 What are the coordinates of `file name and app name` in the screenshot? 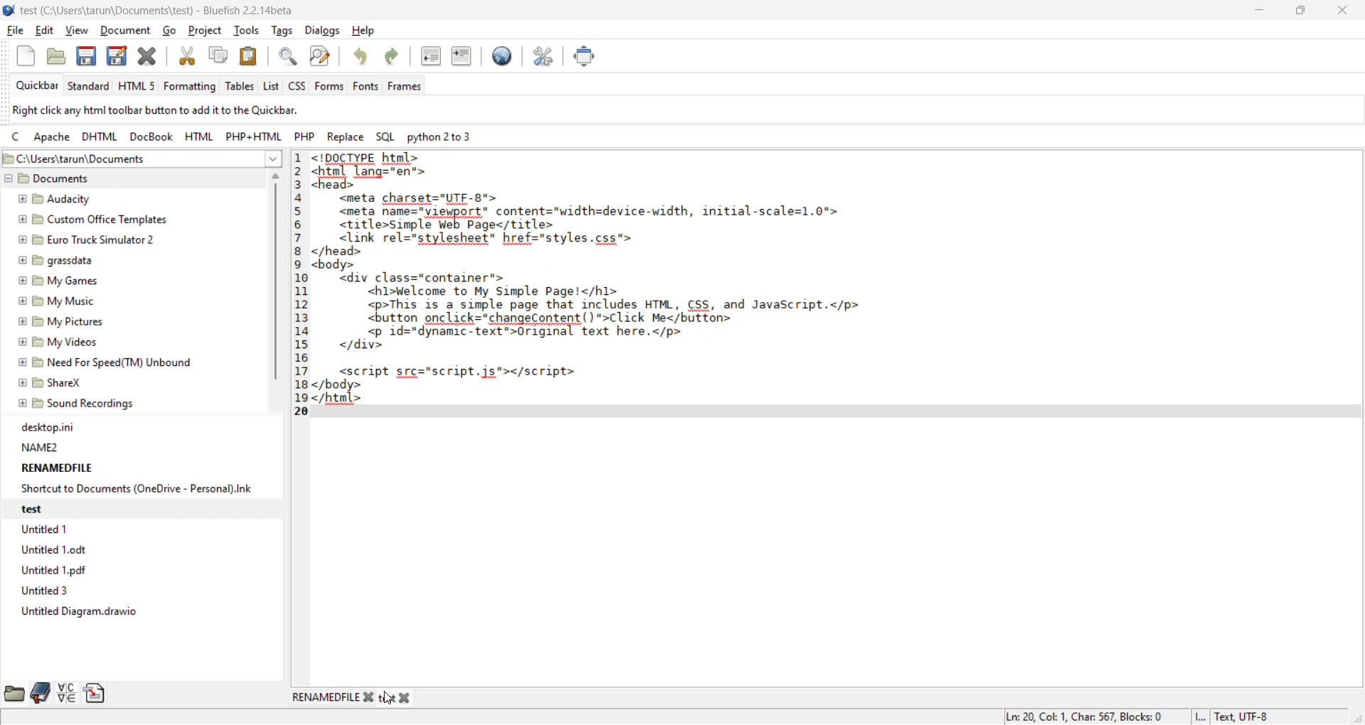 It's located at (154, 9).